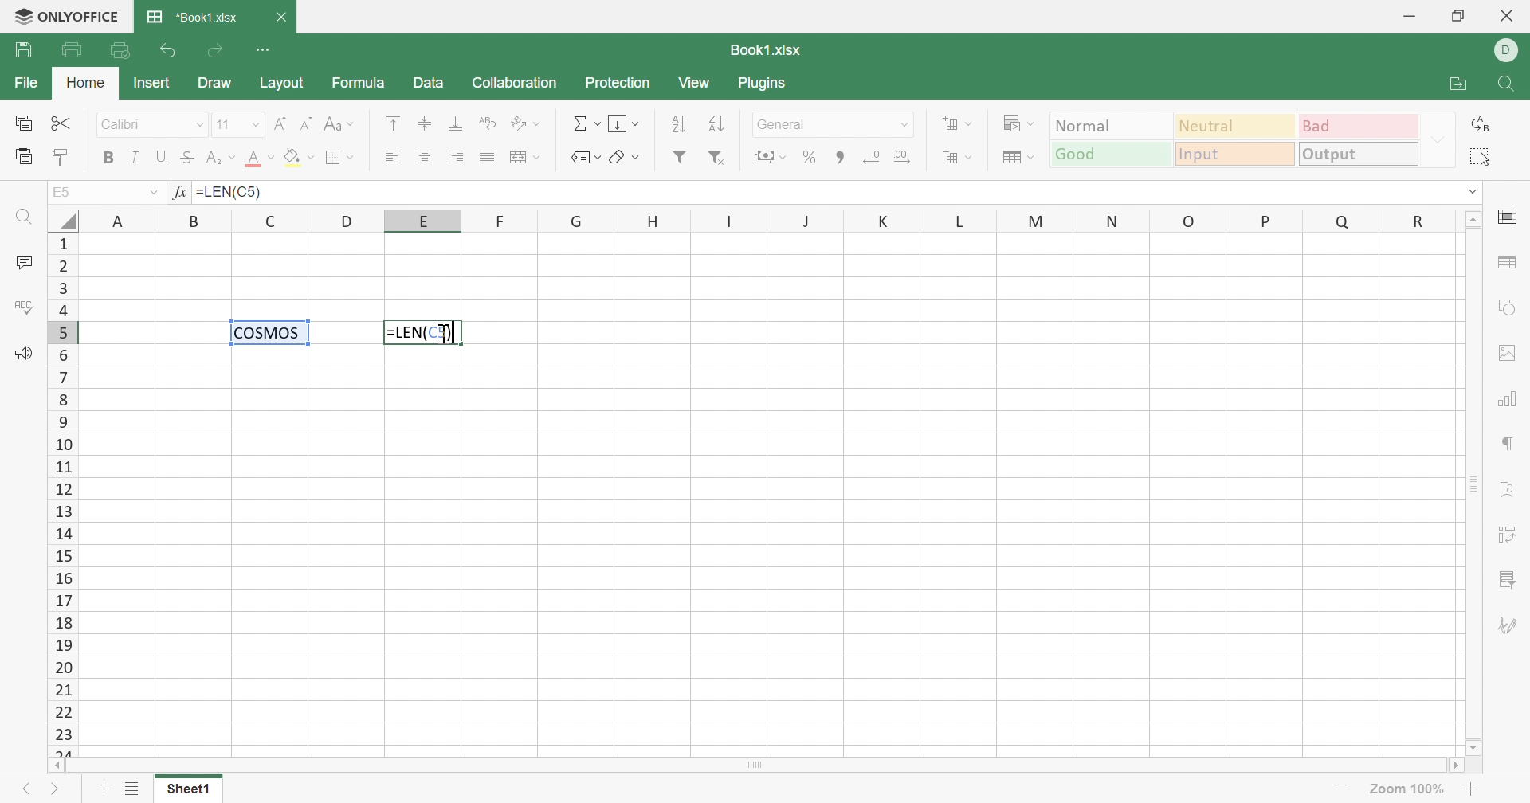 The width and height of the screenshot is (1530, 803). What do you see at coordinates (457, 159) in the screenshot?
I see `Align Right` at bounding box center [457, 159].